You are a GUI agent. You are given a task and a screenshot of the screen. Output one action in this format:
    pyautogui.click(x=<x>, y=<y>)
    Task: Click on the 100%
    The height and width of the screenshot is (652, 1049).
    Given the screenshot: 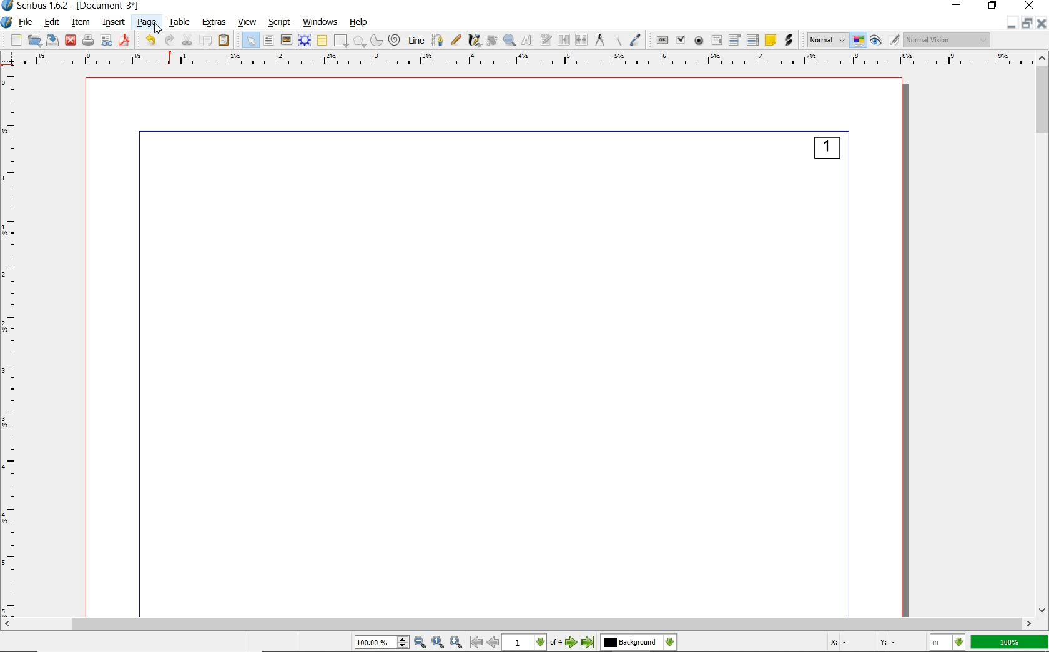 What is the action you would take?
    pyautogui.click(x=1010, y=643)
    